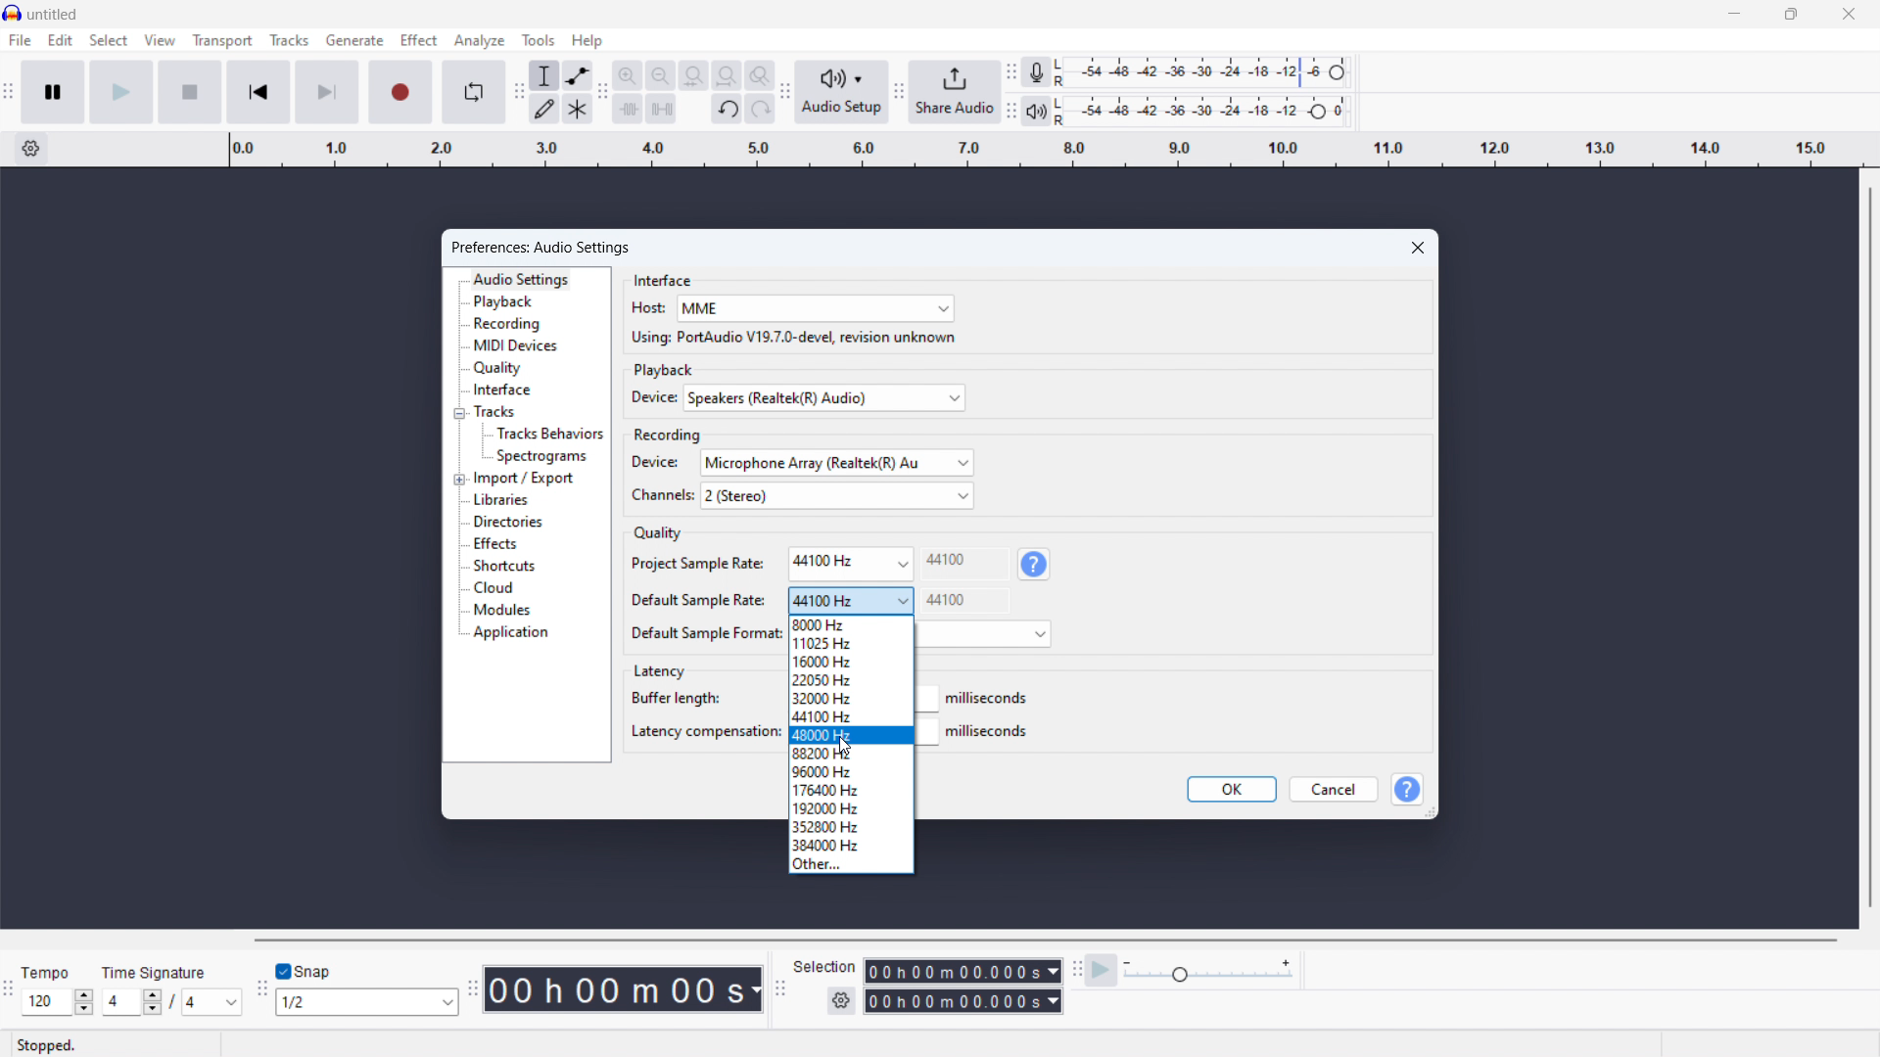  What do you see at coordinates (418, 39) in the screenshot?
I see `effect` at bounding box center [418, 39].